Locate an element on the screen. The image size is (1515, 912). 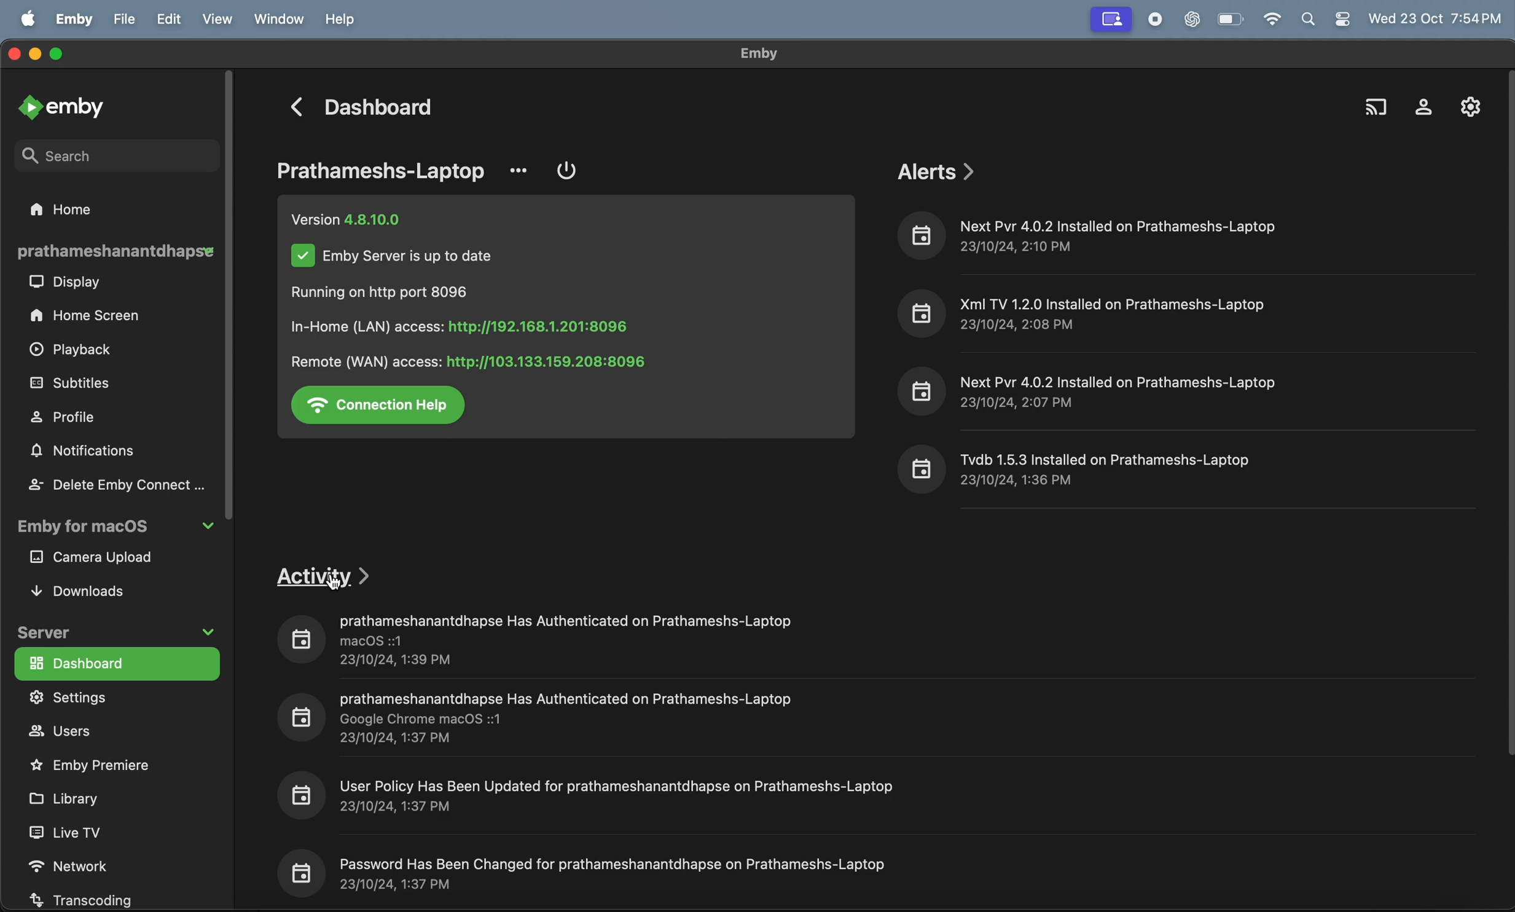
live tv is located at coordinates (85, 831).